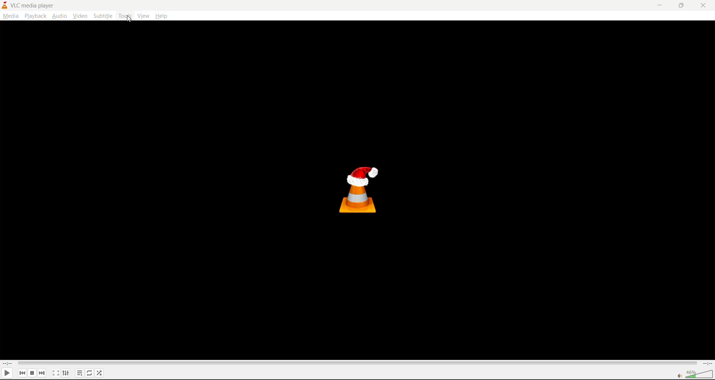  I want to click on media, so click(10, 16).